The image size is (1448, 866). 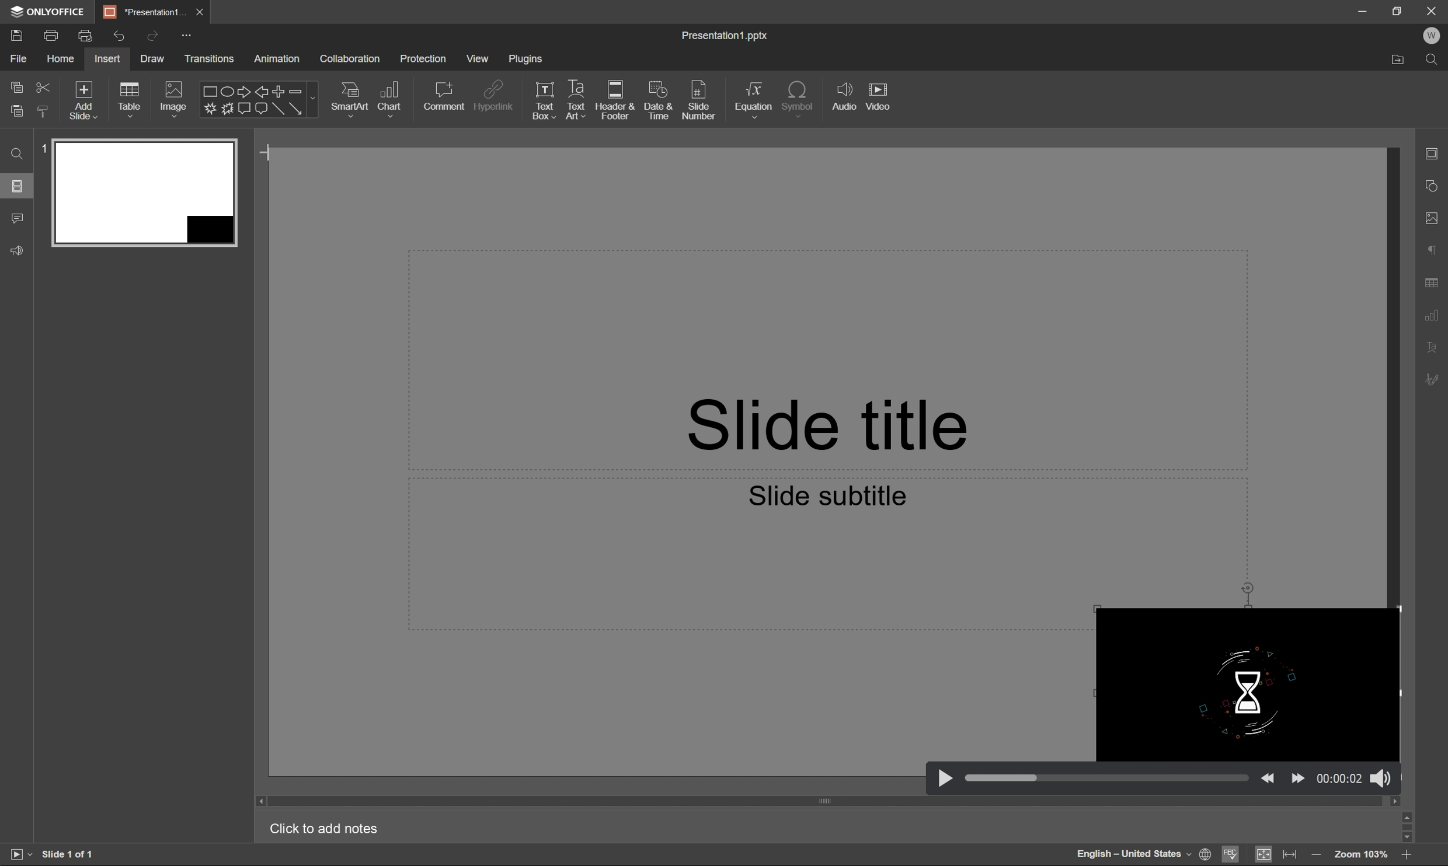 I want to click on English - United States, so click(x=1130, y=854).